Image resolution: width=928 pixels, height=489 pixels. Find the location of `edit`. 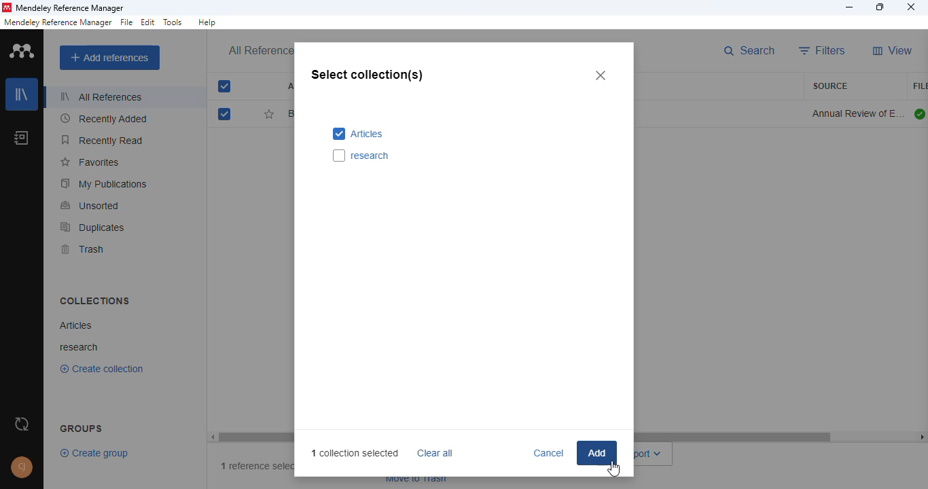

edit is located at coordinates (147, 22).